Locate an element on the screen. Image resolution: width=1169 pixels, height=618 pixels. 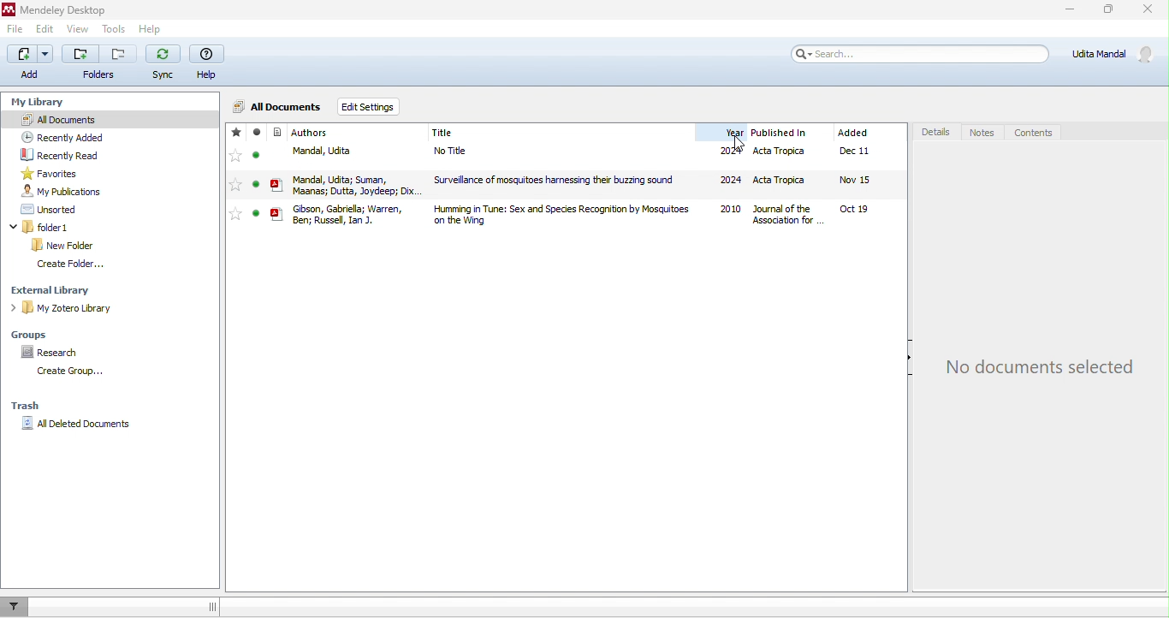
Mandal, Udita is located at coordinates (332, 152).